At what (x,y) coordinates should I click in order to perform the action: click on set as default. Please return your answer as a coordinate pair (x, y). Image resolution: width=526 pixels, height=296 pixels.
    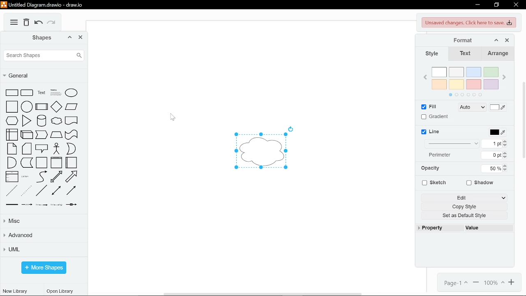
    Looking at the image, I should click on (464, 215).